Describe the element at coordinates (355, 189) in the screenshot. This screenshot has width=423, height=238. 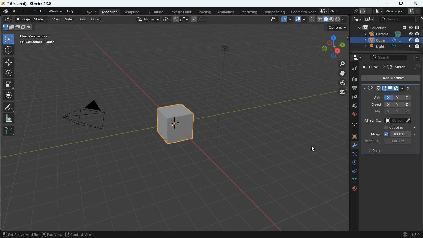
I see `public` at that location.